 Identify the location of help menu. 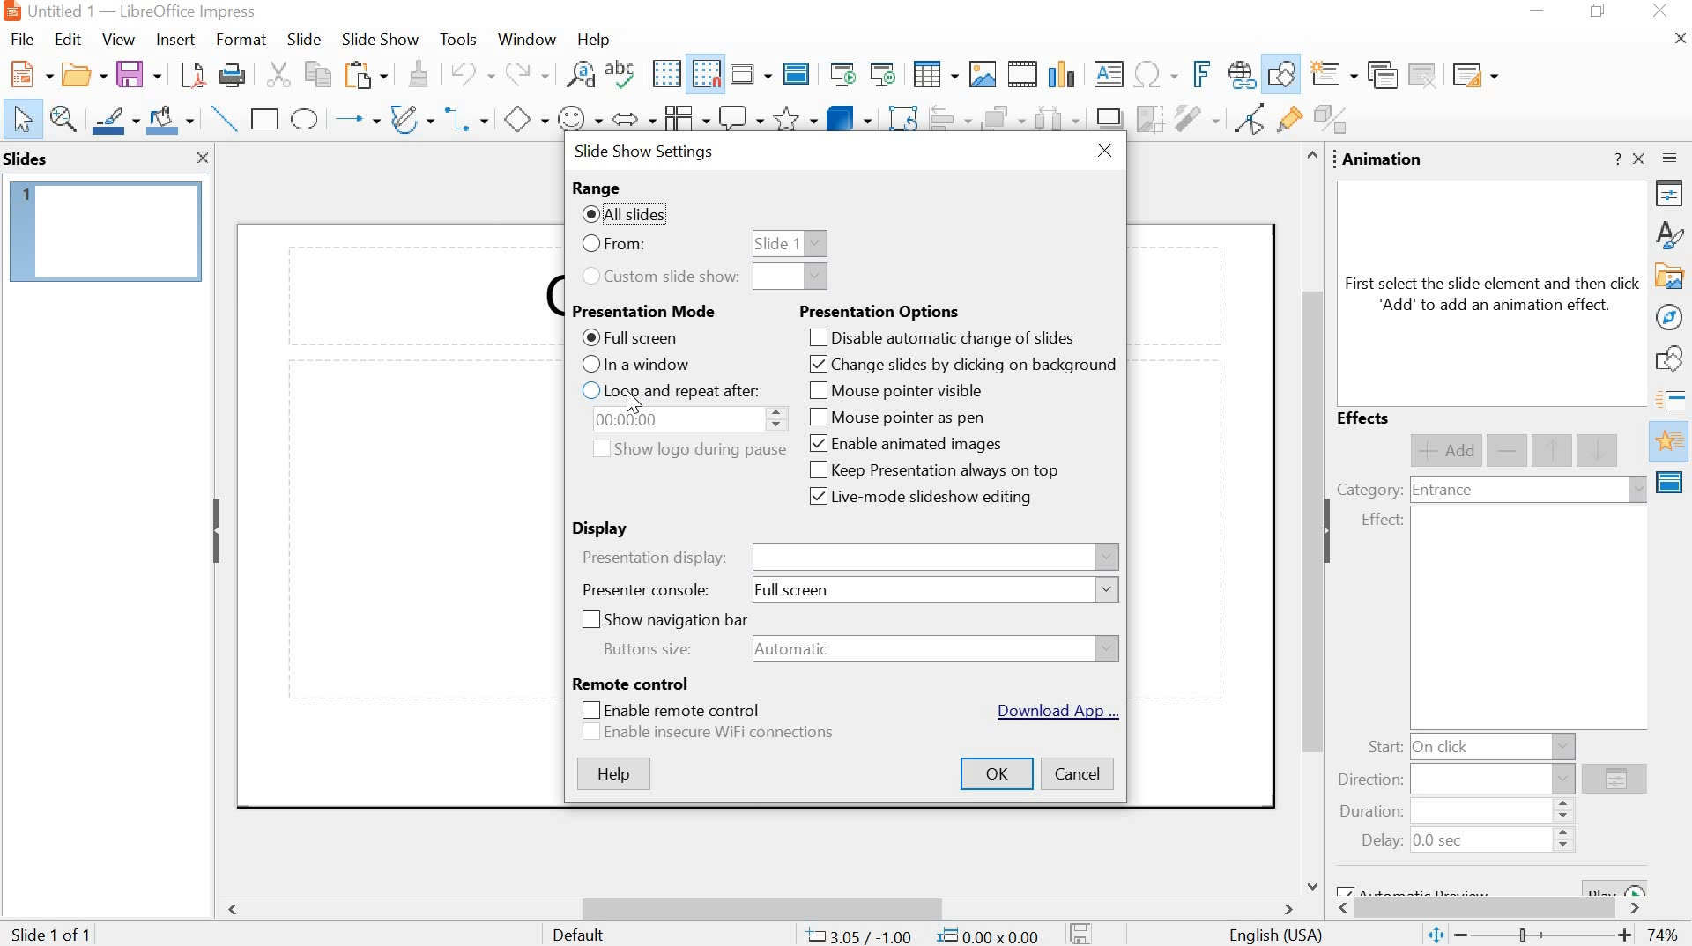
(593, 40).